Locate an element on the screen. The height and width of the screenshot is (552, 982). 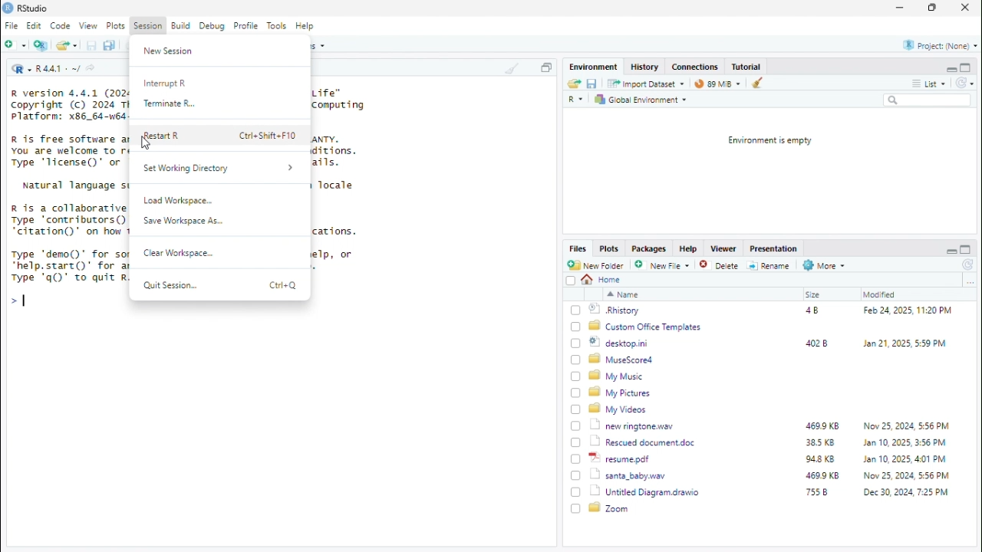
New file is located at coordinates (41, 44).